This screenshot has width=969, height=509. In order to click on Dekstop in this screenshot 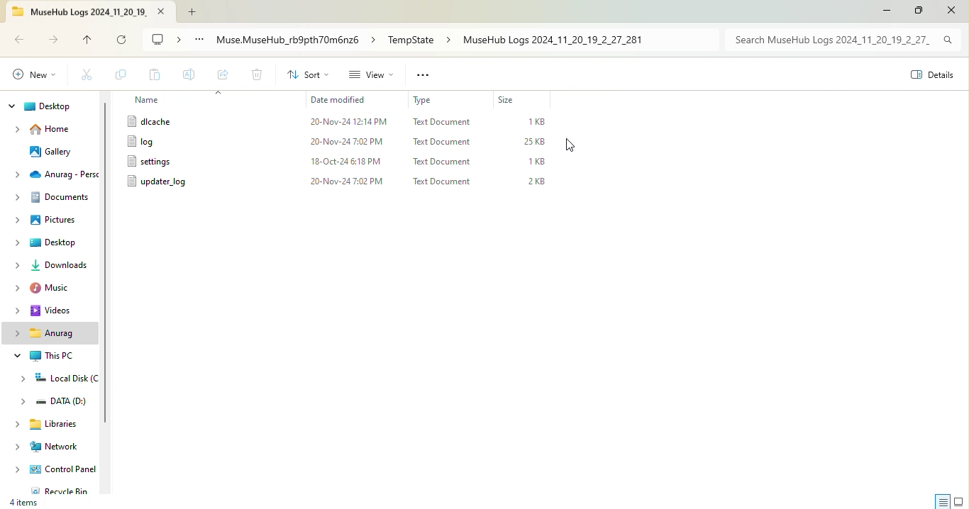, I will do `click(36, 107)`.